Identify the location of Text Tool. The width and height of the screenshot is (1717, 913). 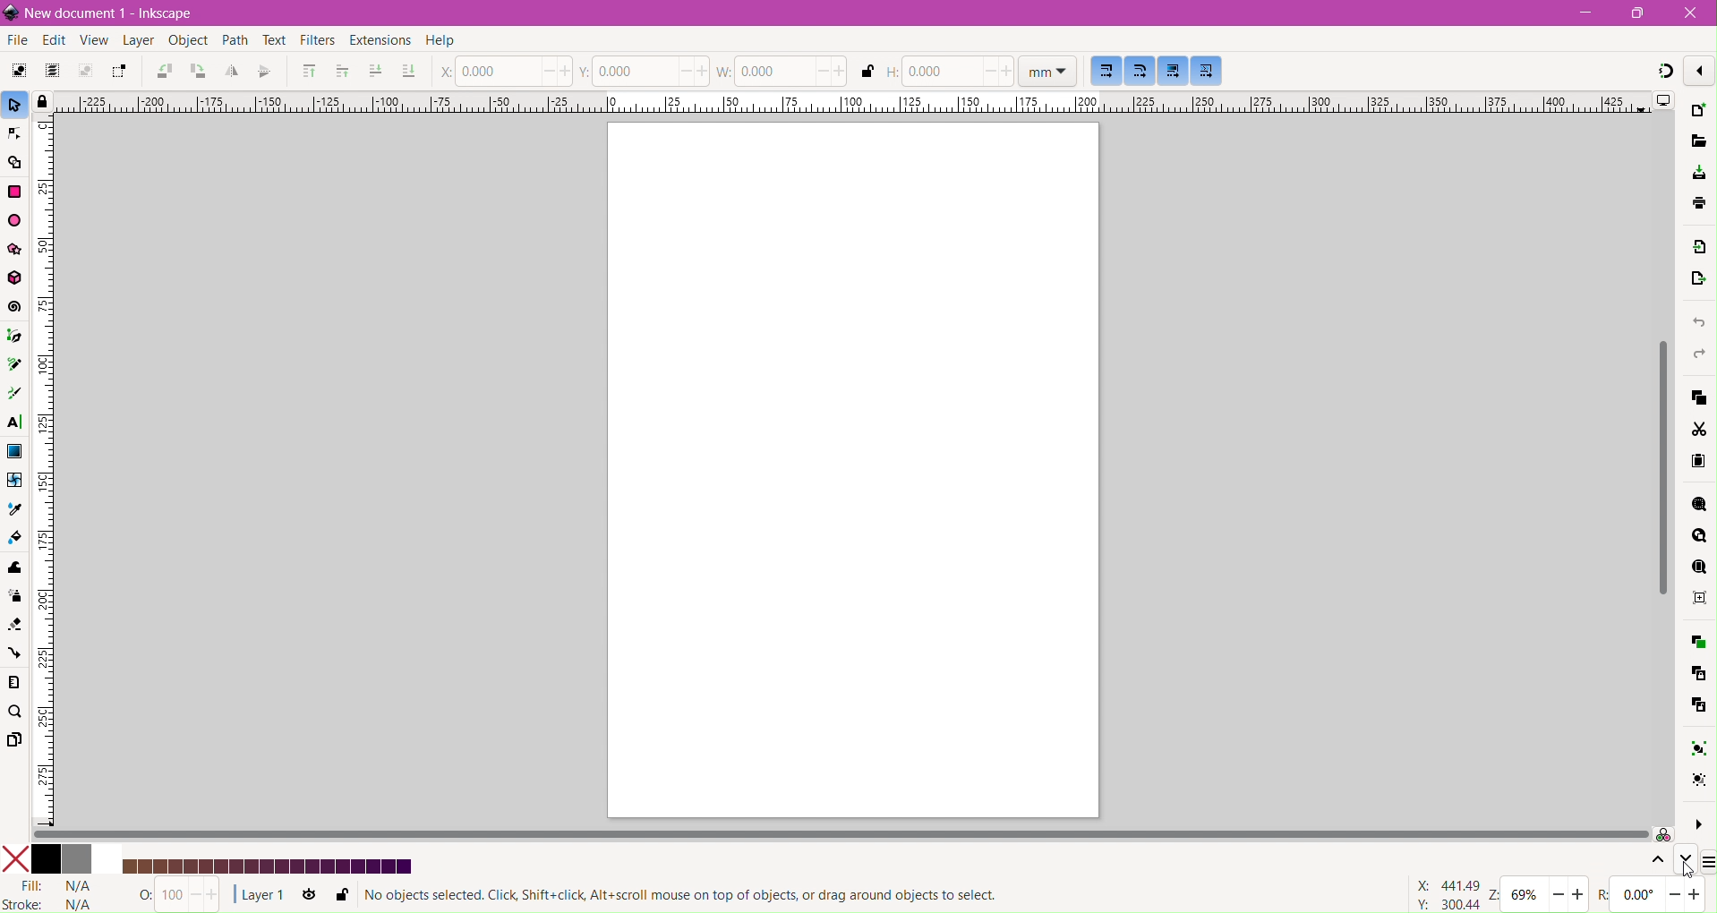
(14, 423).